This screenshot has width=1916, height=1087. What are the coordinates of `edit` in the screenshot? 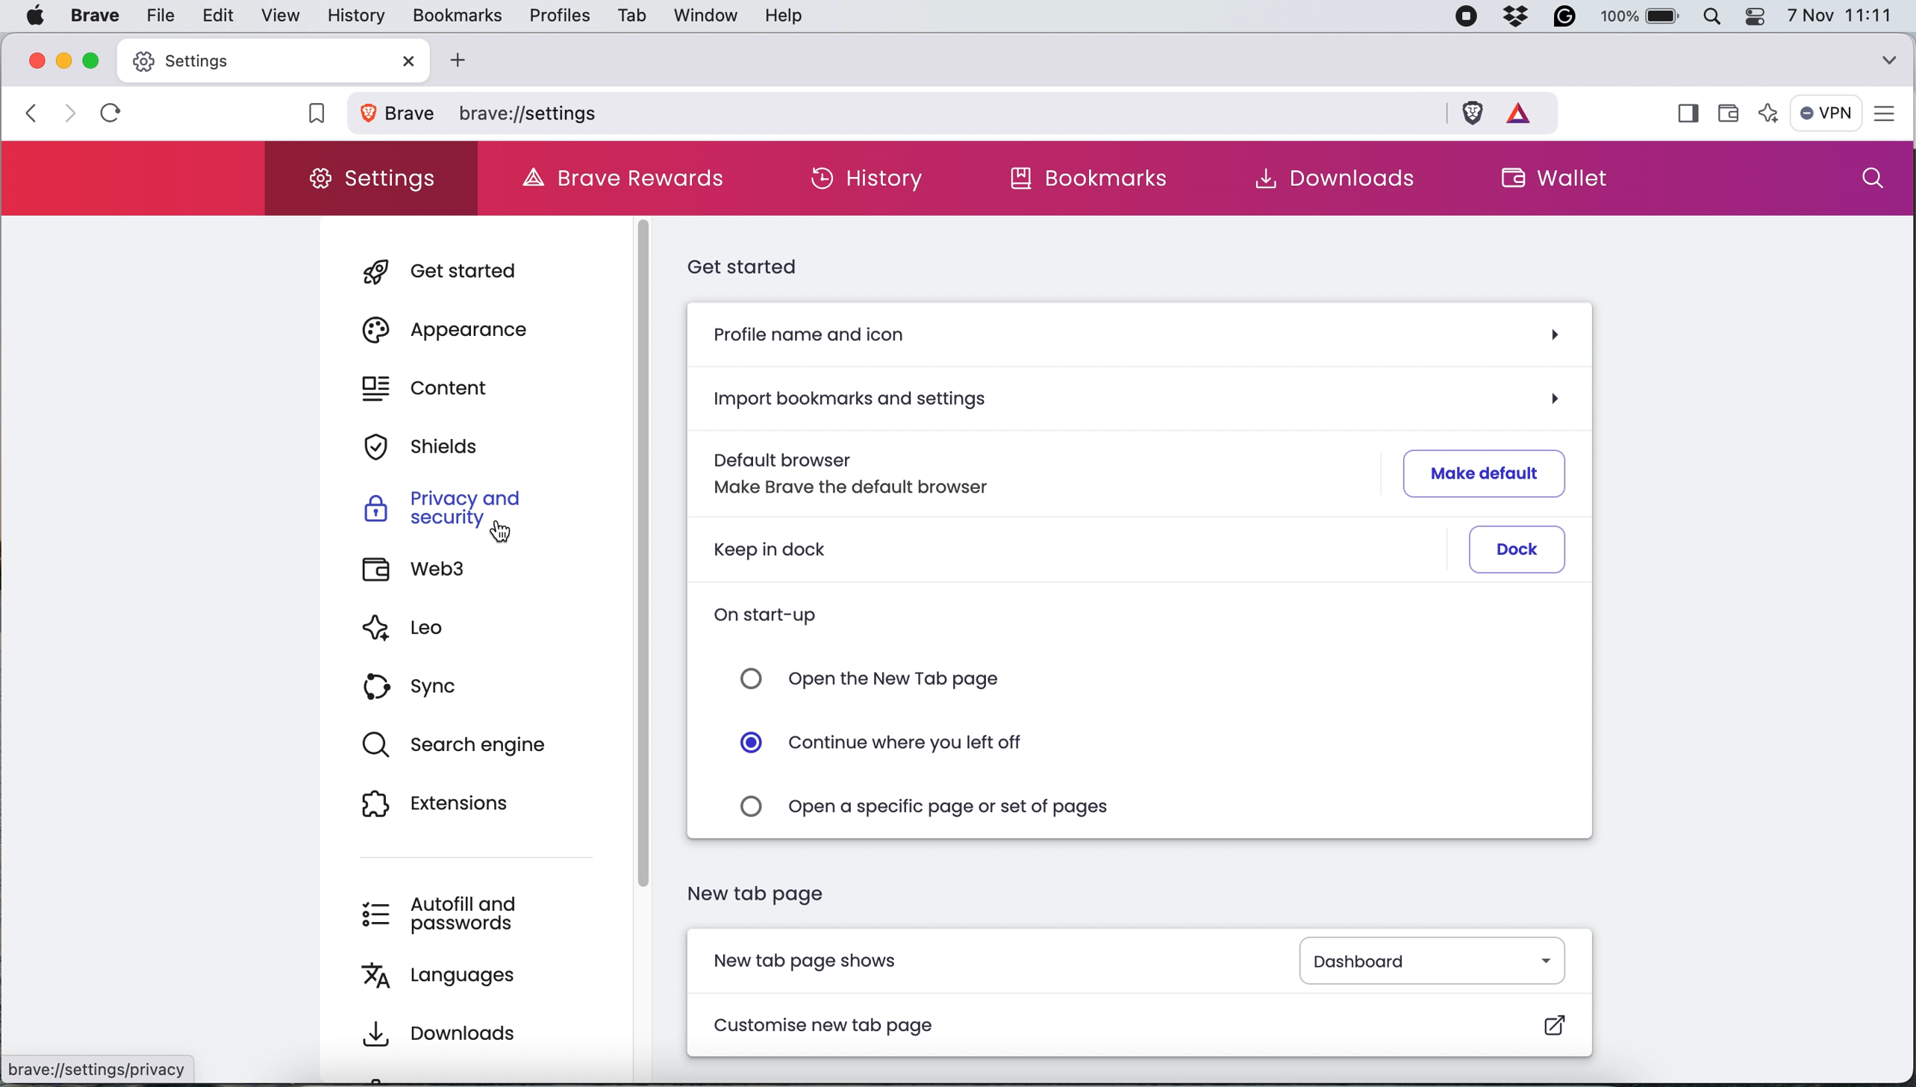 It's located at (216, 15).